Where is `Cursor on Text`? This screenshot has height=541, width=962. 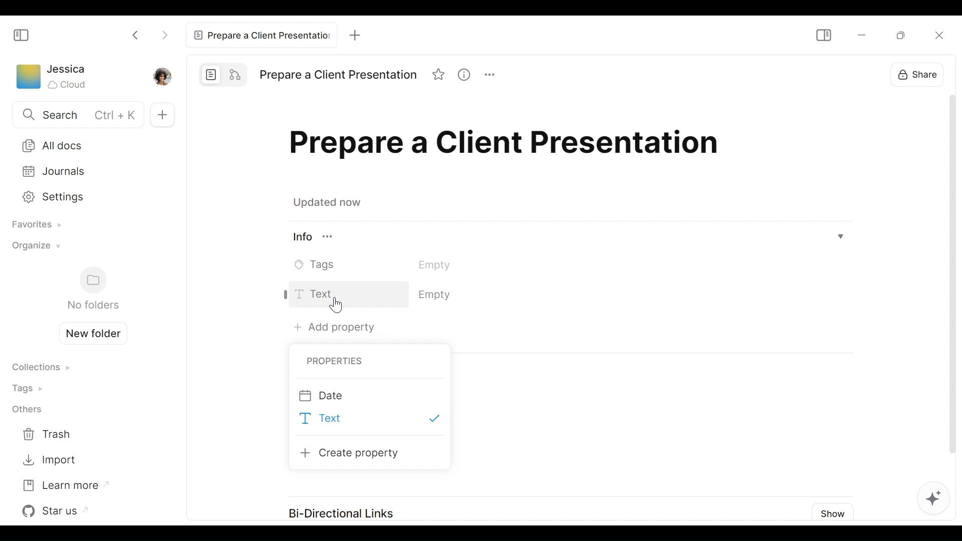 Cursor on Text is located at coordinates (336, 303).